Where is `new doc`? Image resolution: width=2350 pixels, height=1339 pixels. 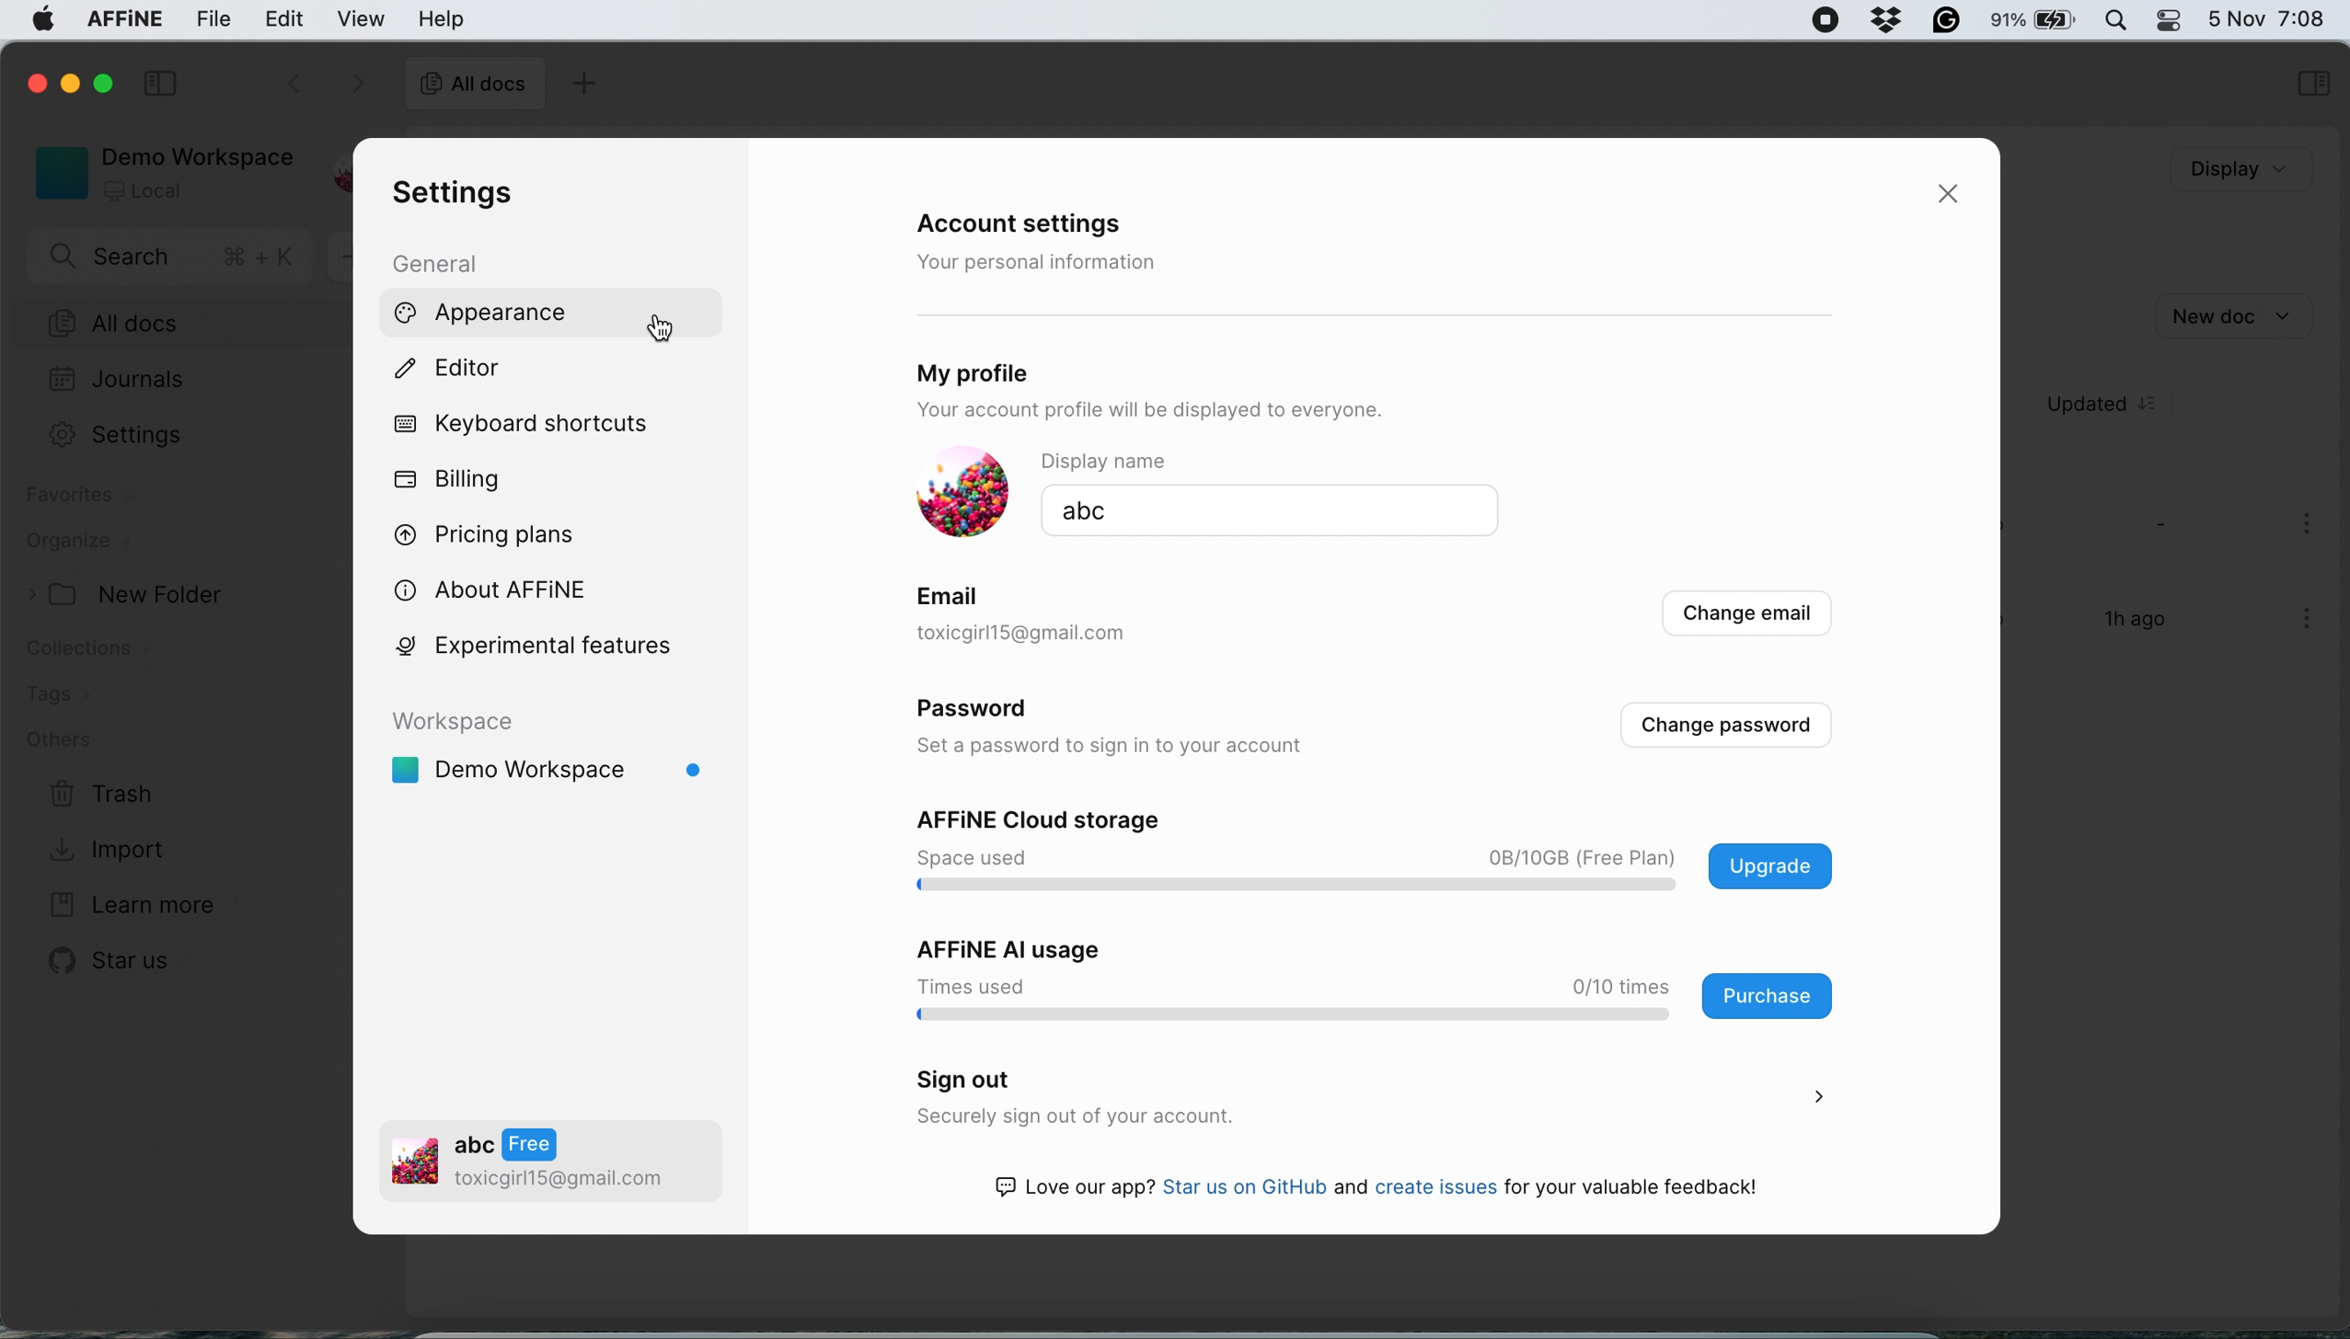 new doc is located at coordinates (2245, 313).